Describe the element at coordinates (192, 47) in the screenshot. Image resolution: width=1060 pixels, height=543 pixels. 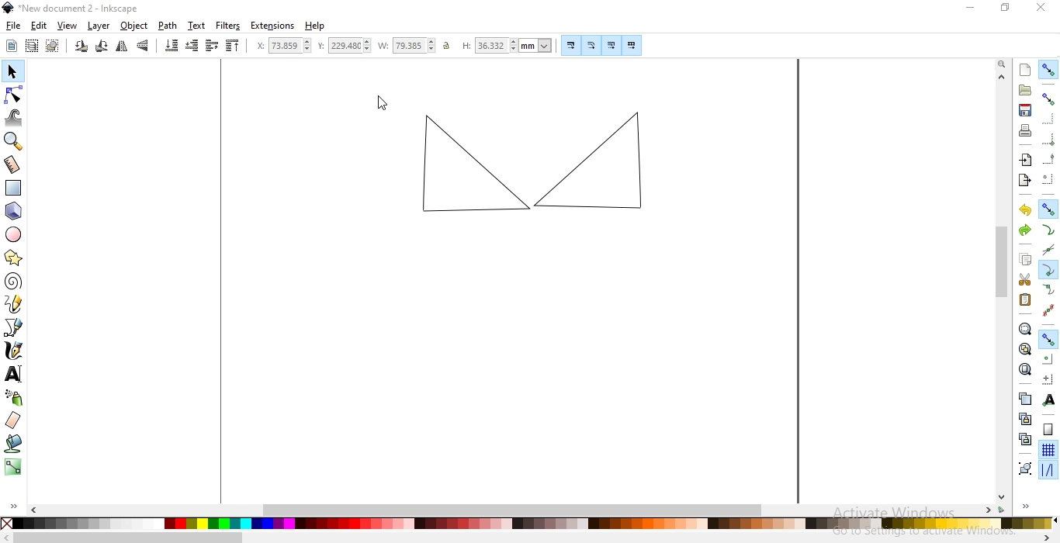
I see `lower selection one step` at that location.